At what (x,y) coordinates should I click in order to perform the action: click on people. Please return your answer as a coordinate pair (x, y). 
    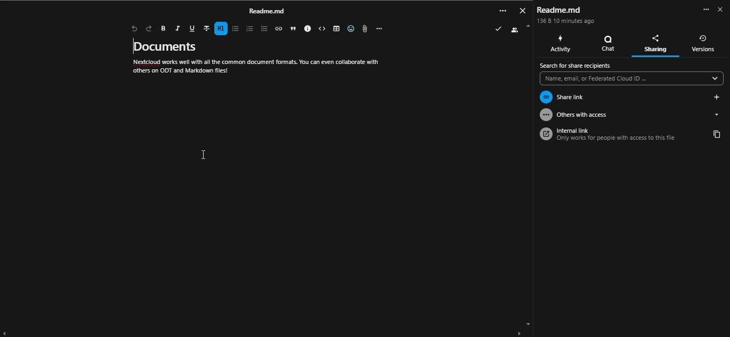
    Looking at the image, I should click on (515, 29).